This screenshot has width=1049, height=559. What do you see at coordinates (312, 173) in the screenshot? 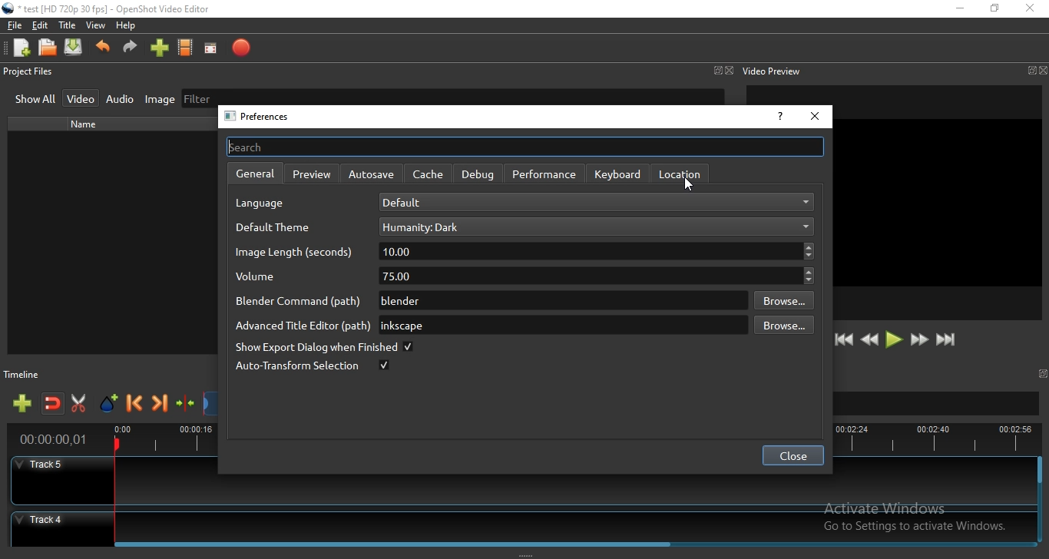
I see `preview` at bounding box center [312, 173].